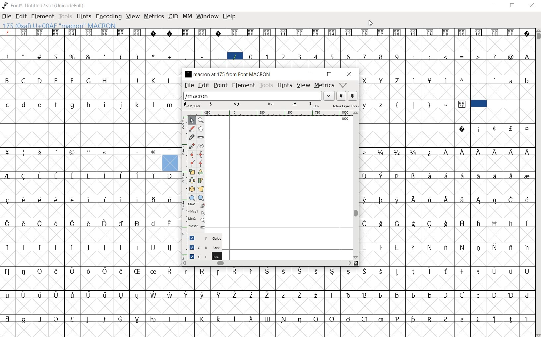  I want to click on -, so click(202, 56).